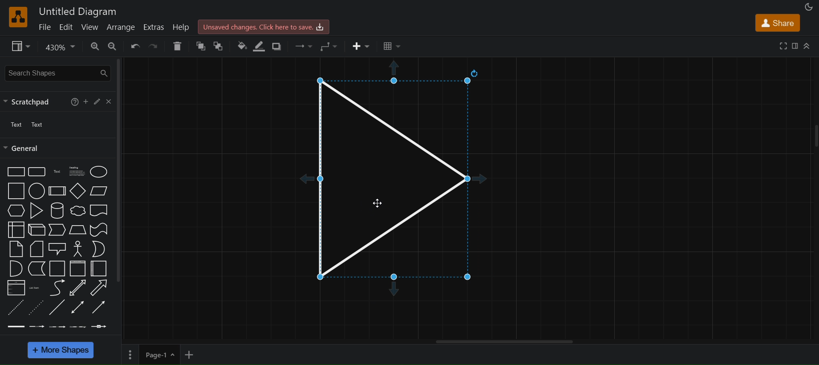  I want to click on edit, so click(67, 26).